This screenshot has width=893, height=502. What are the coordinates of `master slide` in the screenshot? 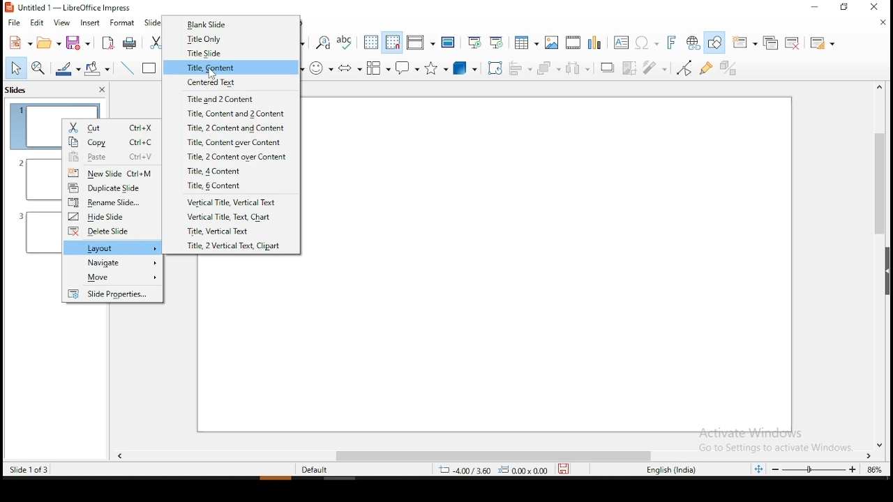 It's located at (449, 43).